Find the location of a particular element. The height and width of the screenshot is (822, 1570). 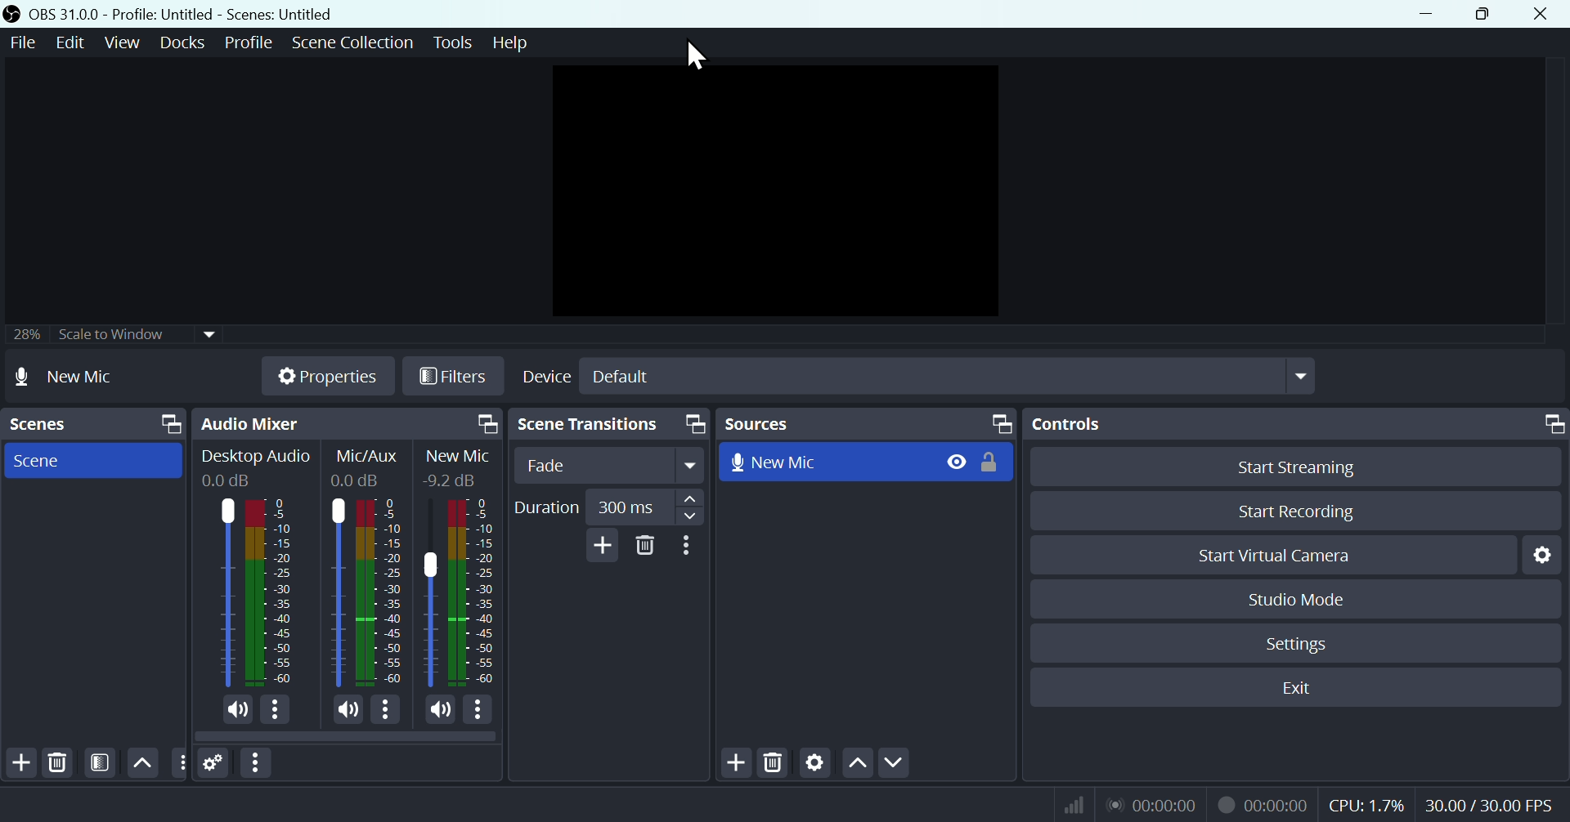

 is located at coordinates (1308, 466).